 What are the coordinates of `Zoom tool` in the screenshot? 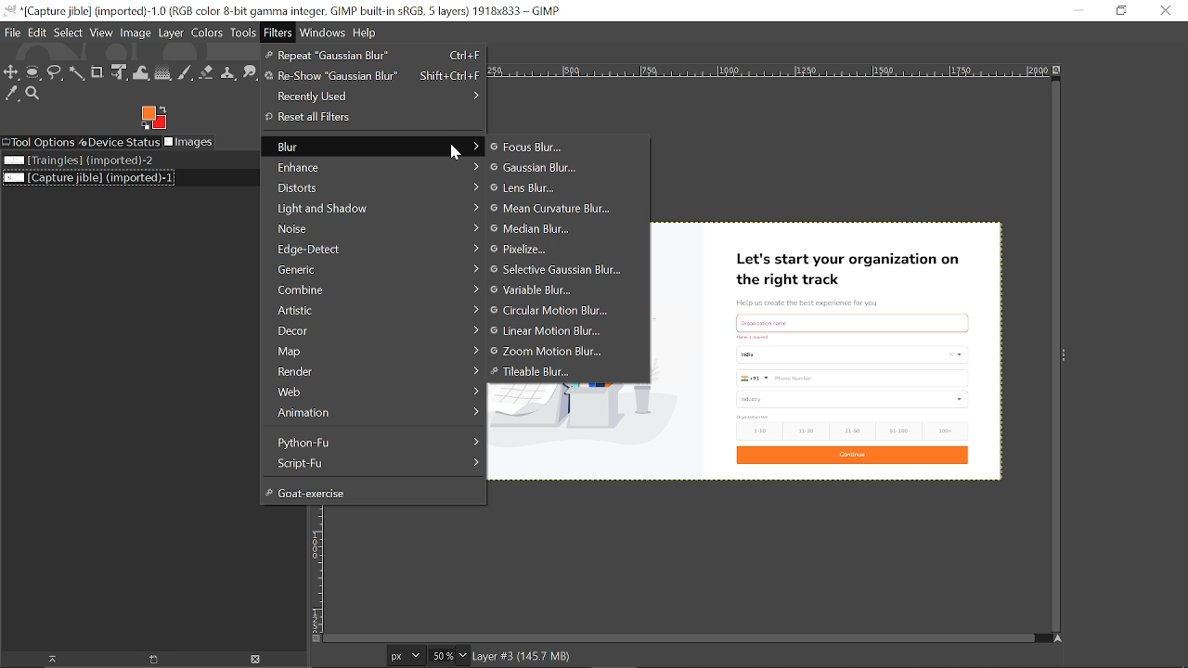 It's located at (33, 94).